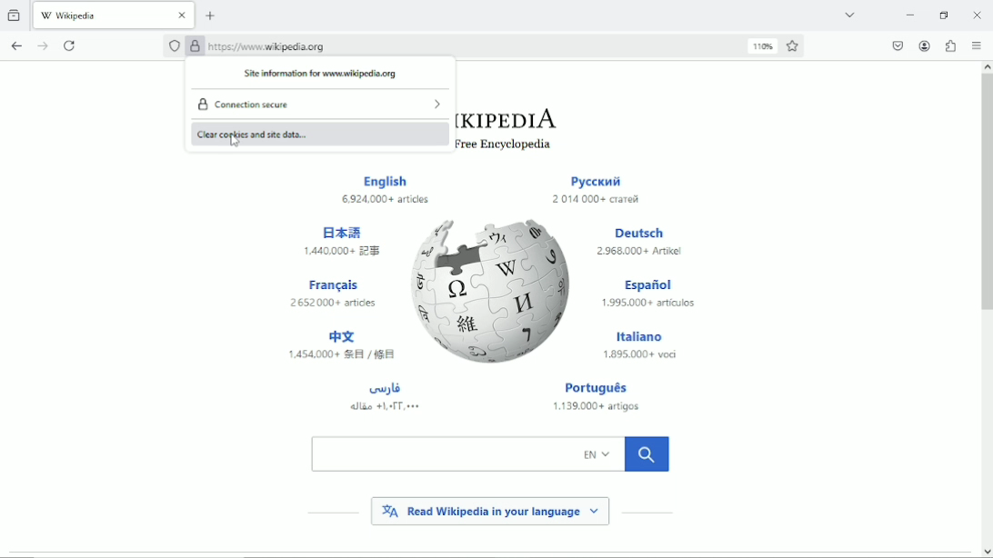 This screenshot has height=558, width=993. I want to click on open application menu, so click(976, 45).